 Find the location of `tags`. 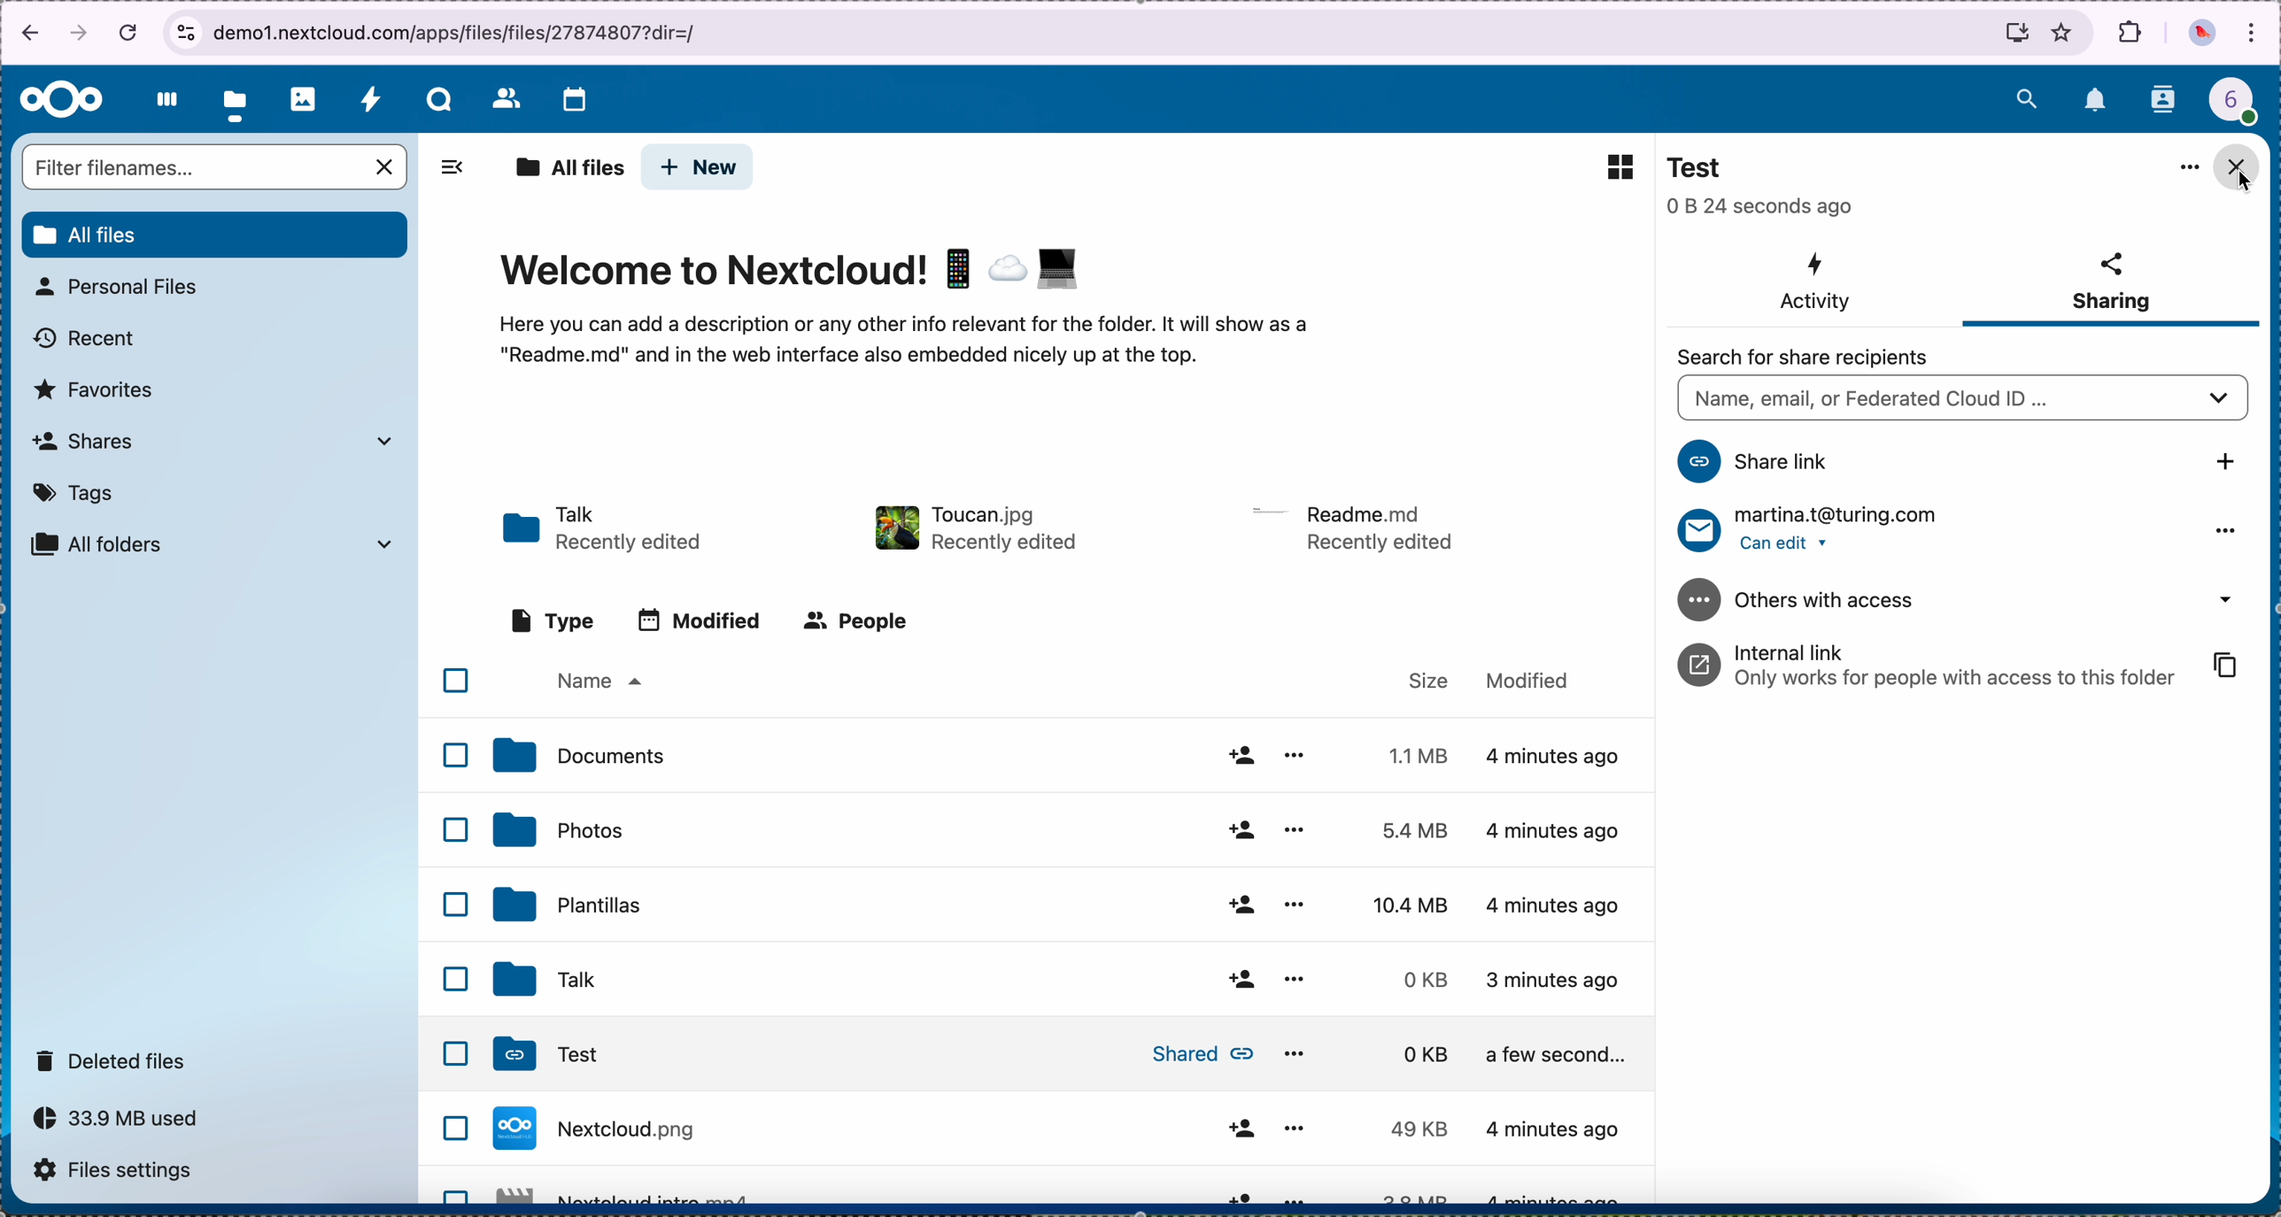

tags is located at coordinates (75, 493).